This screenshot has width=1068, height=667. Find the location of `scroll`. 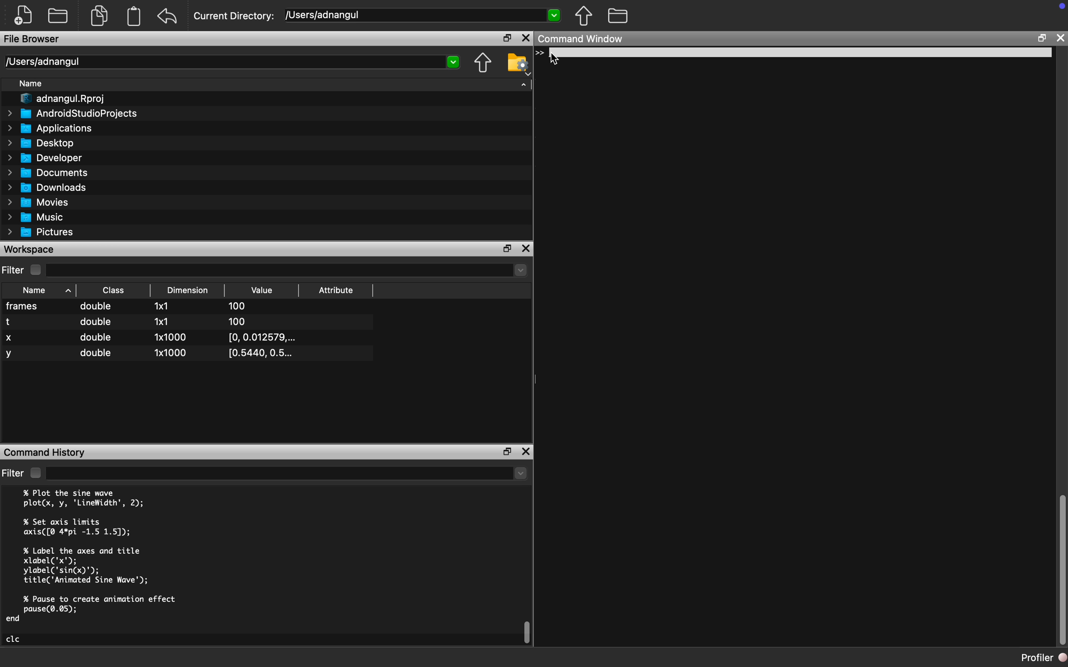

scroll is located at coordinates (528, 632).